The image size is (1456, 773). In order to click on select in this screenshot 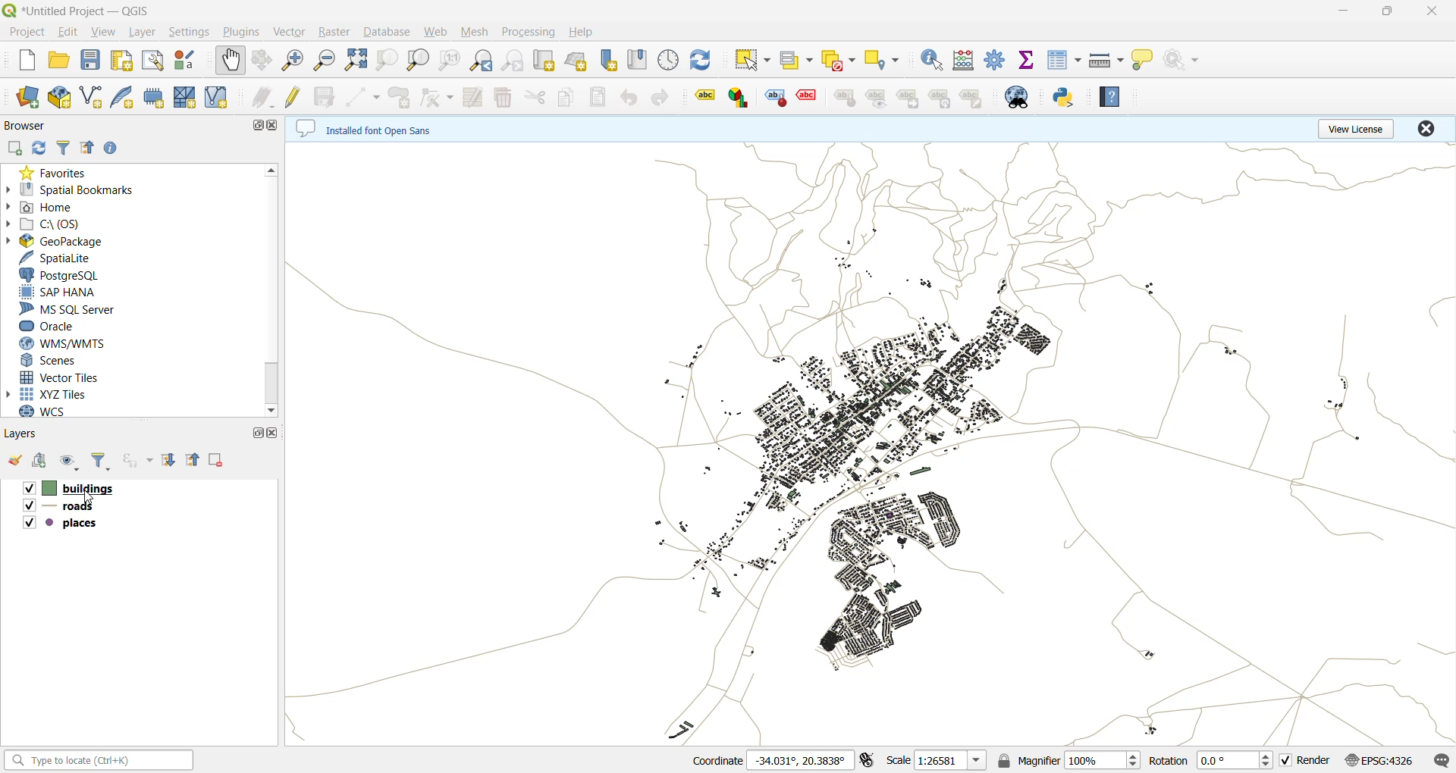, I will do `click(751, 60)`.